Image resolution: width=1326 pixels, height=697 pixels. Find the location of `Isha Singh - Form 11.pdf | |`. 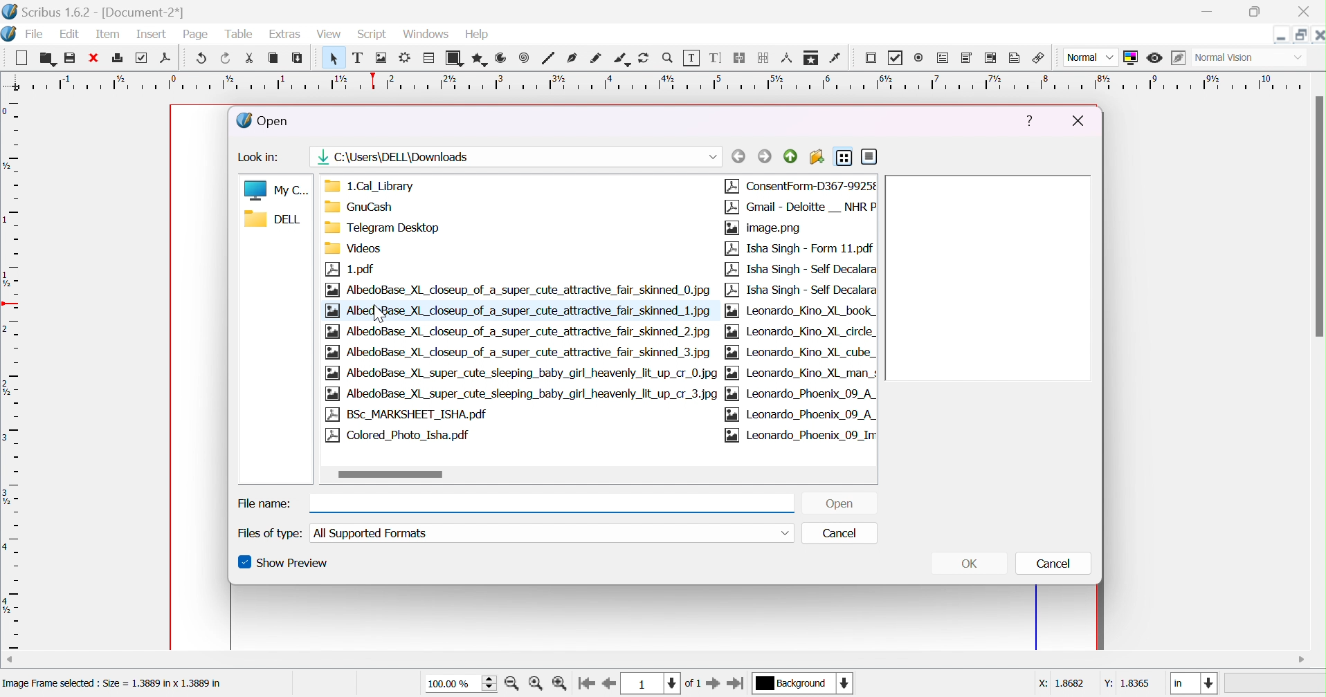

Isha Singh - Form 11.pdf | | is located at coordinates (798, 249).